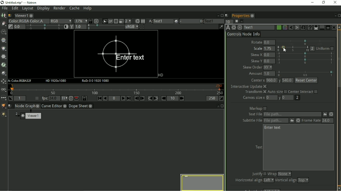 This screenshot has height=191, width=341. I want to click on File, so click(5, 8).